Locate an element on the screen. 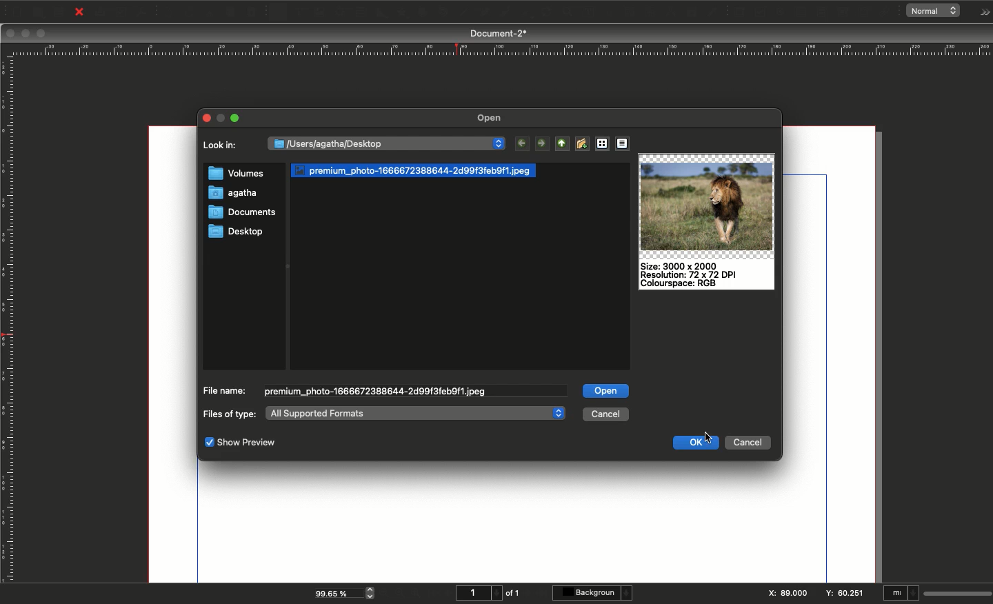 The width and height of the screenshot is (993, 604). of 1 is located at coordinates (513, 593).